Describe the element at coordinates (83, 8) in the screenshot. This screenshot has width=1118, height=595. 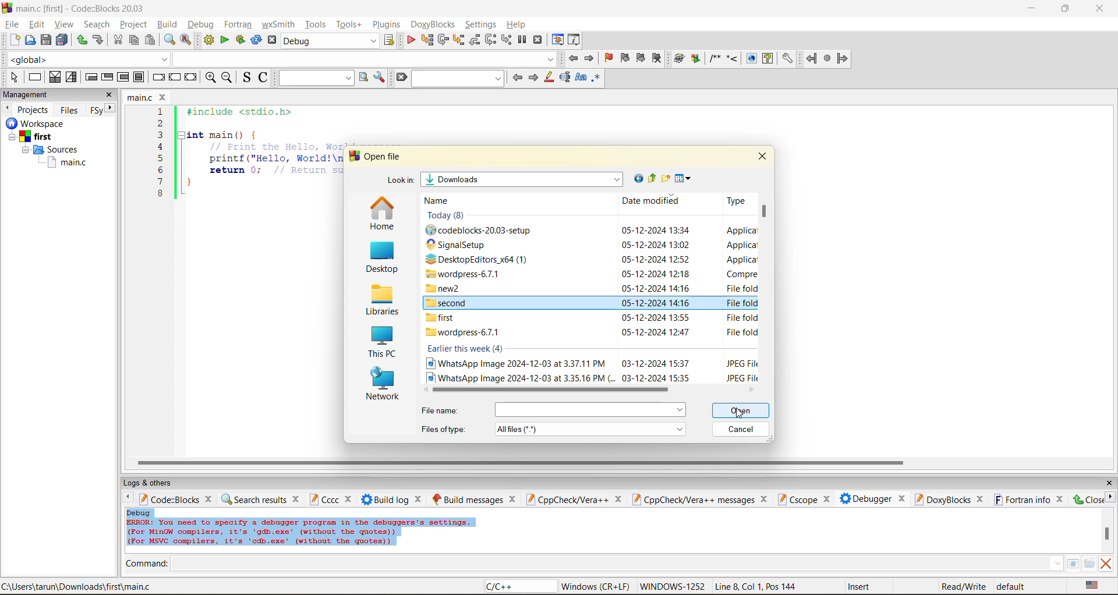
I see `app name and file name` at that location.